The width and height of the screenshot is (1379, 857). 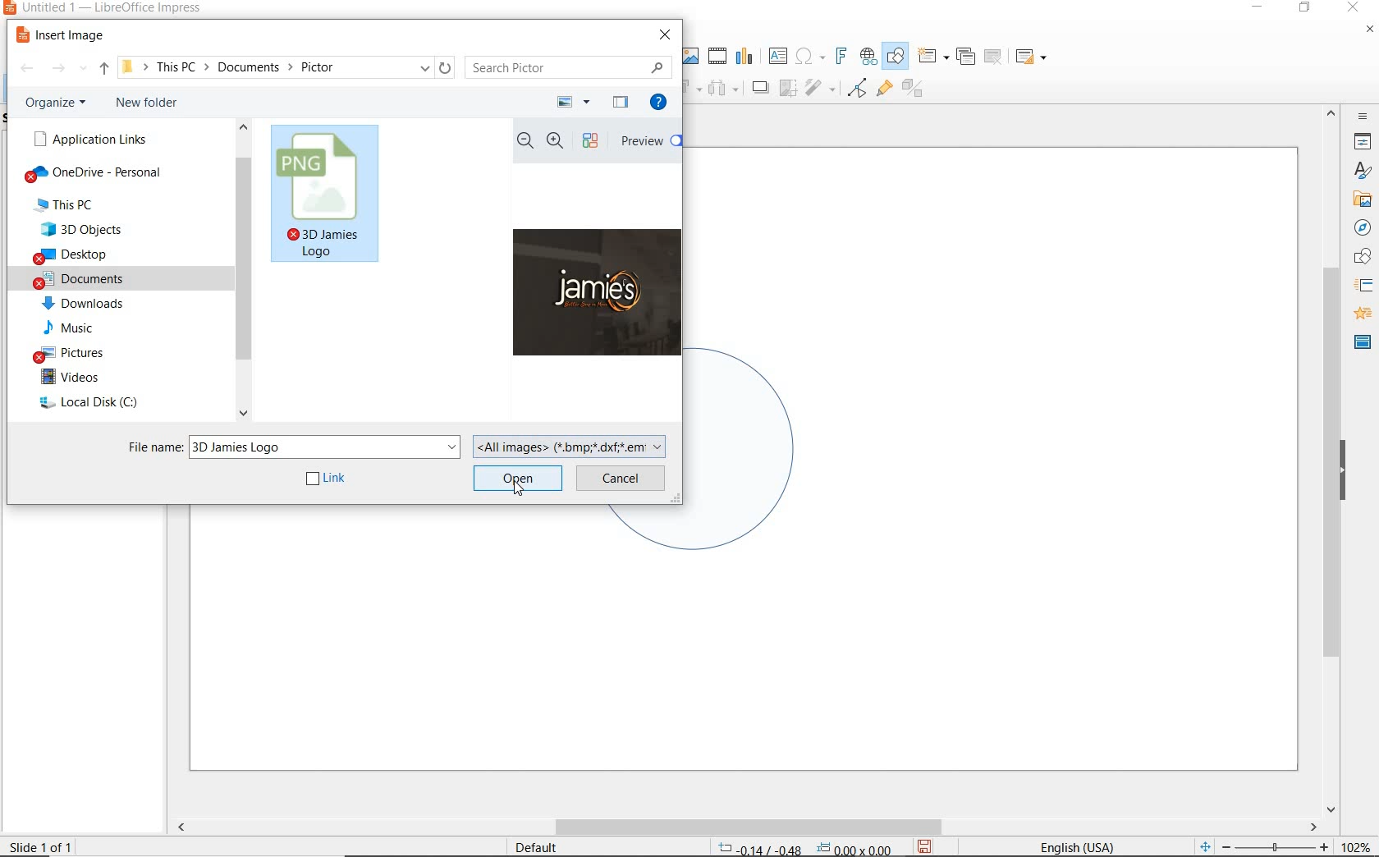 I want to click on file types, so click(x=572, y=445).